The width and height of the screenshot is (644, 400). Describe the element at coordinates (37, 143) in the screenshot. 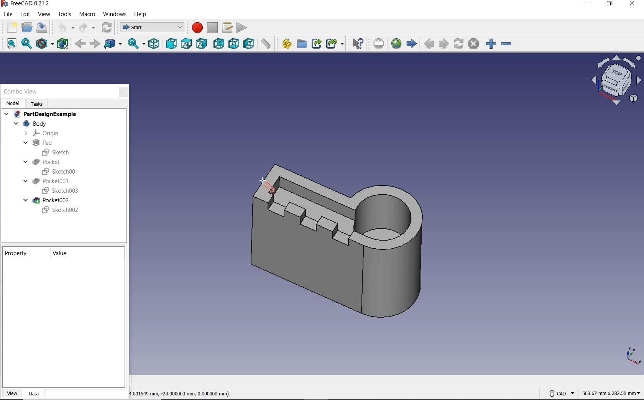

I see `PAD` at that location.